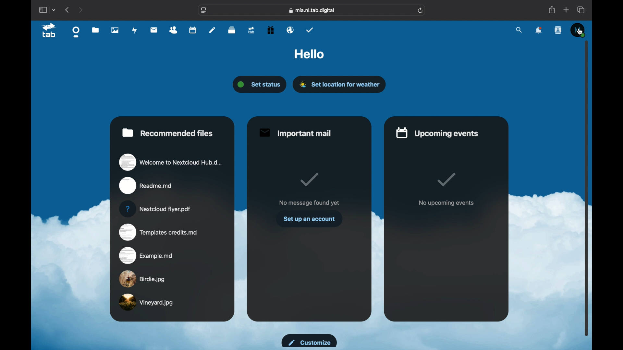 The image size is (623, 350). I want to click on tab group picker, so click(54, 10).